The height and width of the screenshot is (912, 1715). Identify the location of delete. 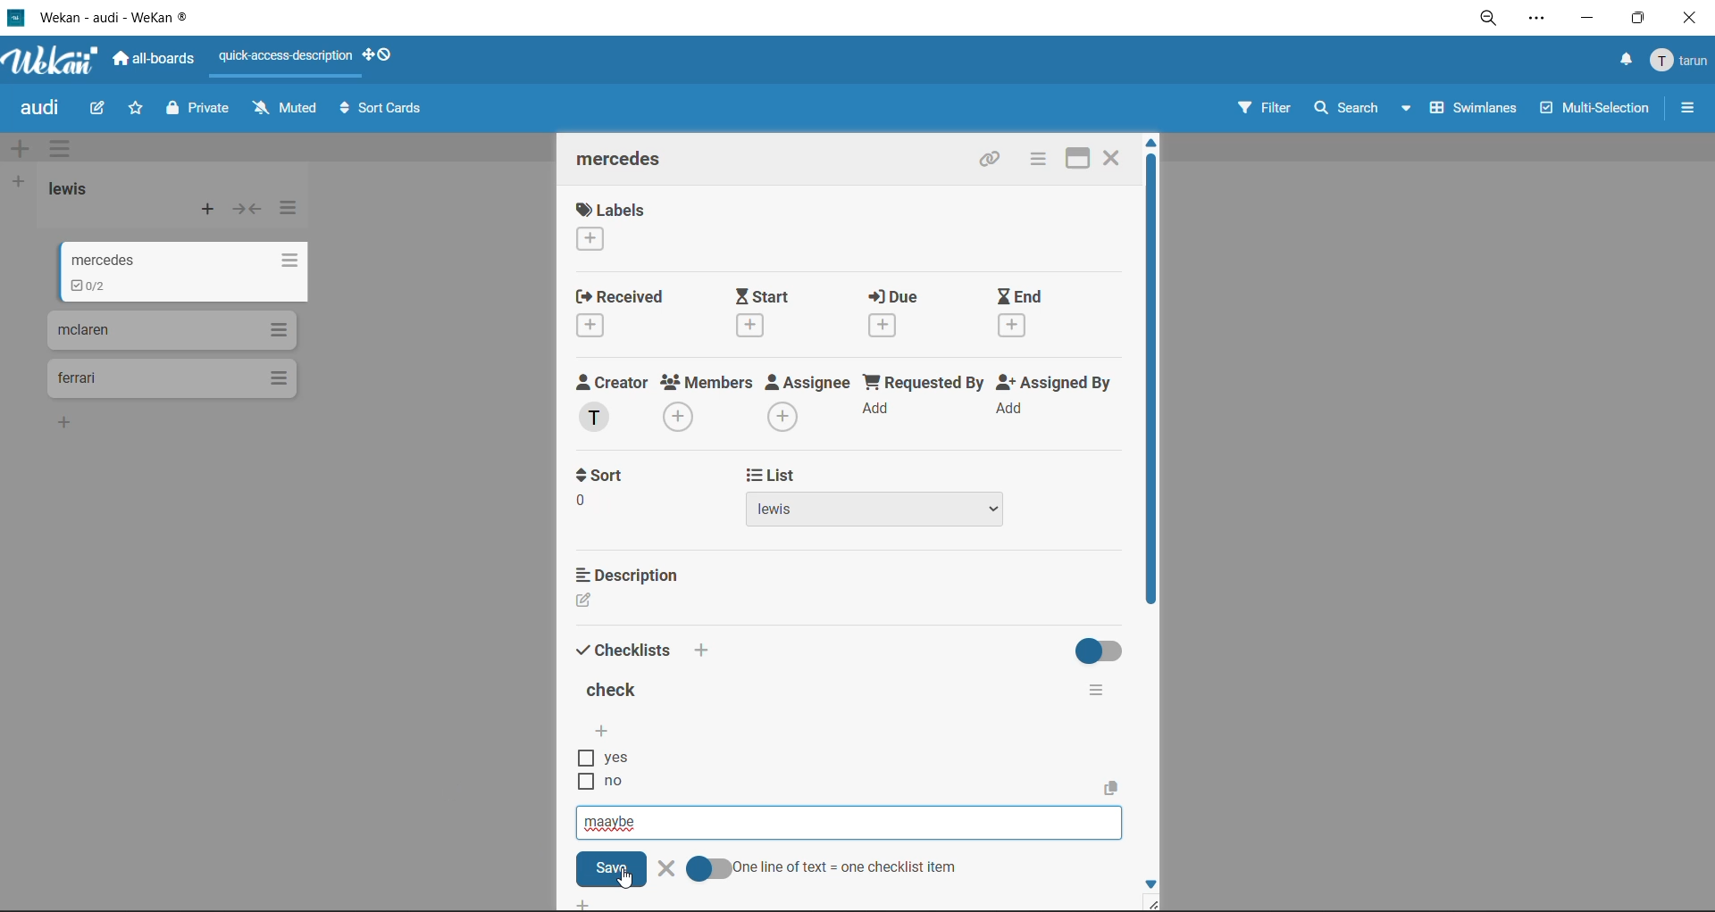
(665, 868).